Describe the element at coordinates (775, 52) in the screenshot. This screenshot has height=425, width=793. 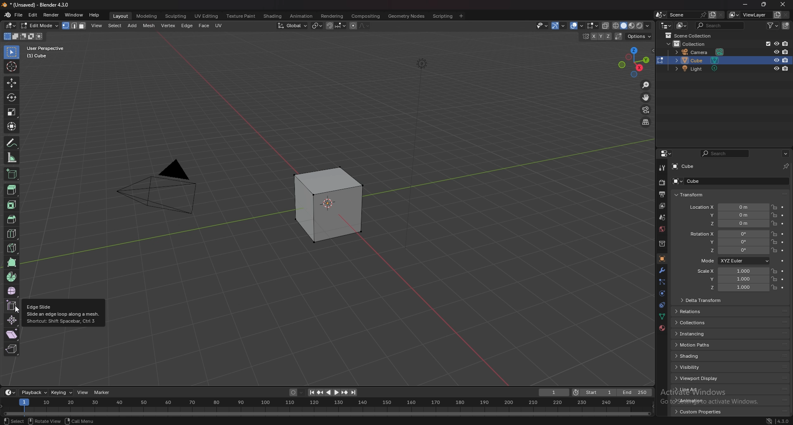
I see `hide in viewport` at that location.